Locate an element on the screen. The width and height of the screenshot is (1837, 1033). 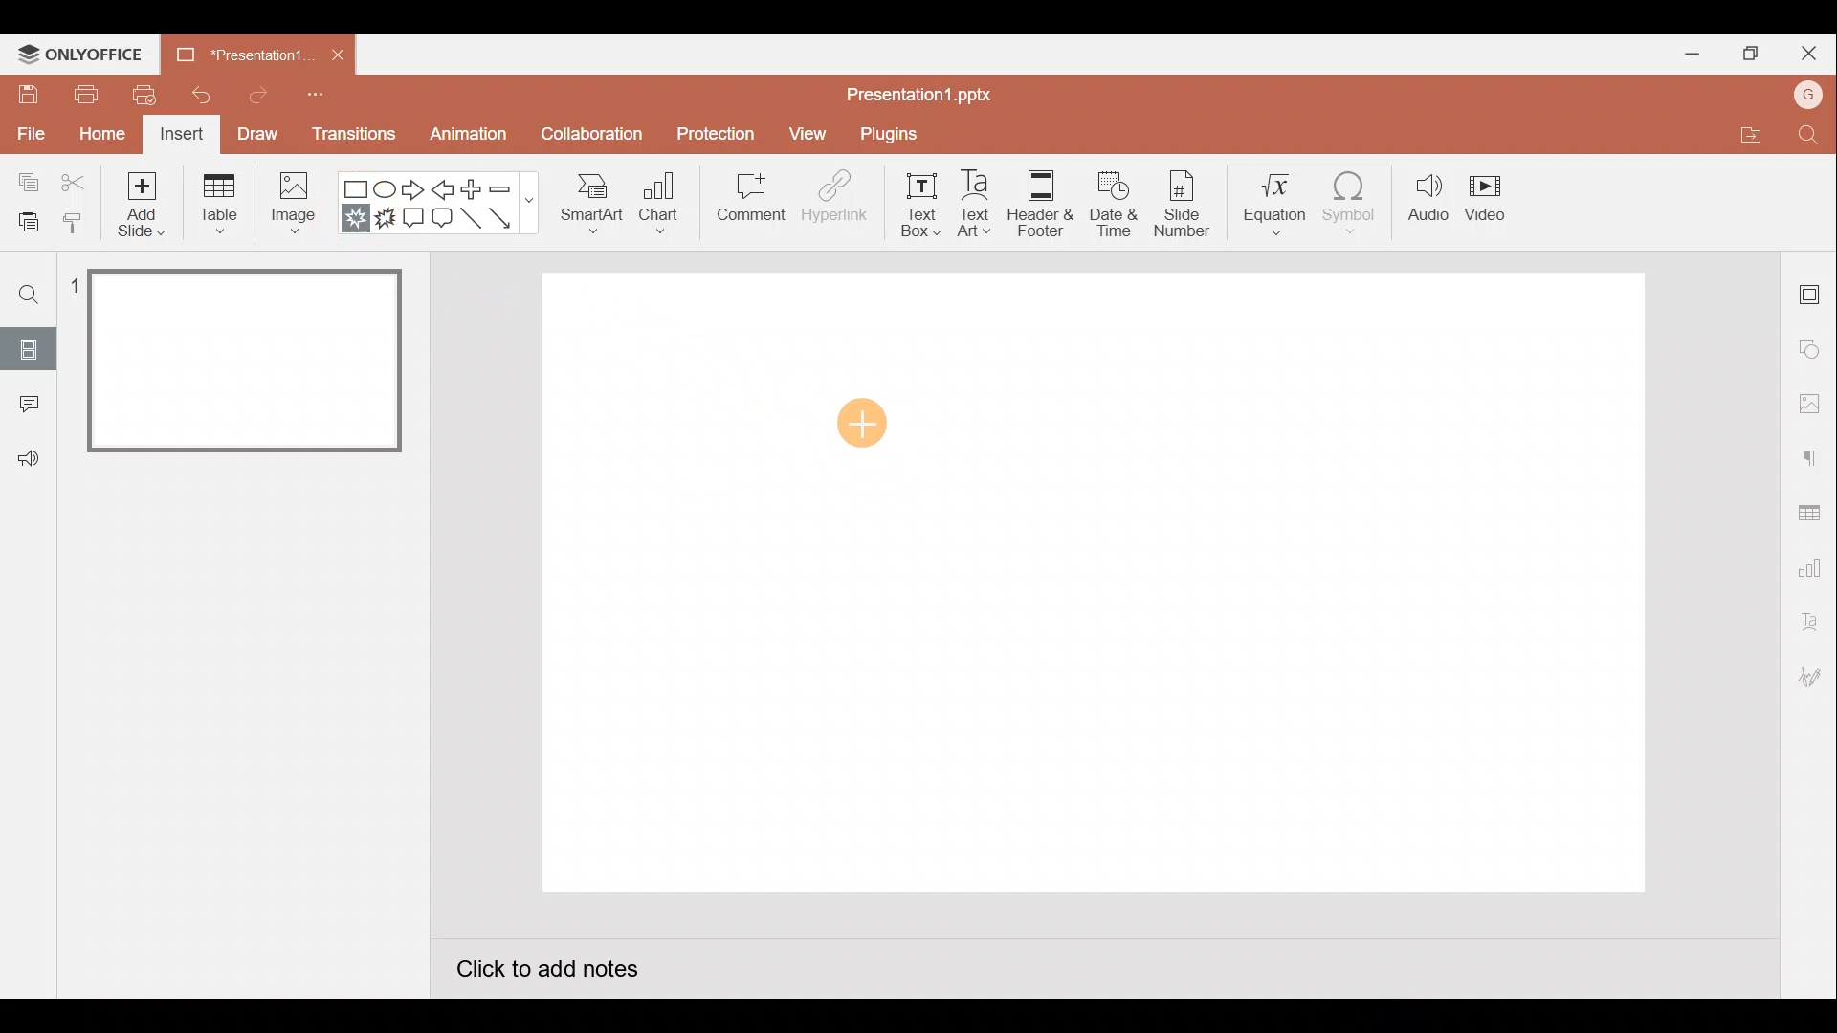
Copy style is located at coordinates (80, 226).